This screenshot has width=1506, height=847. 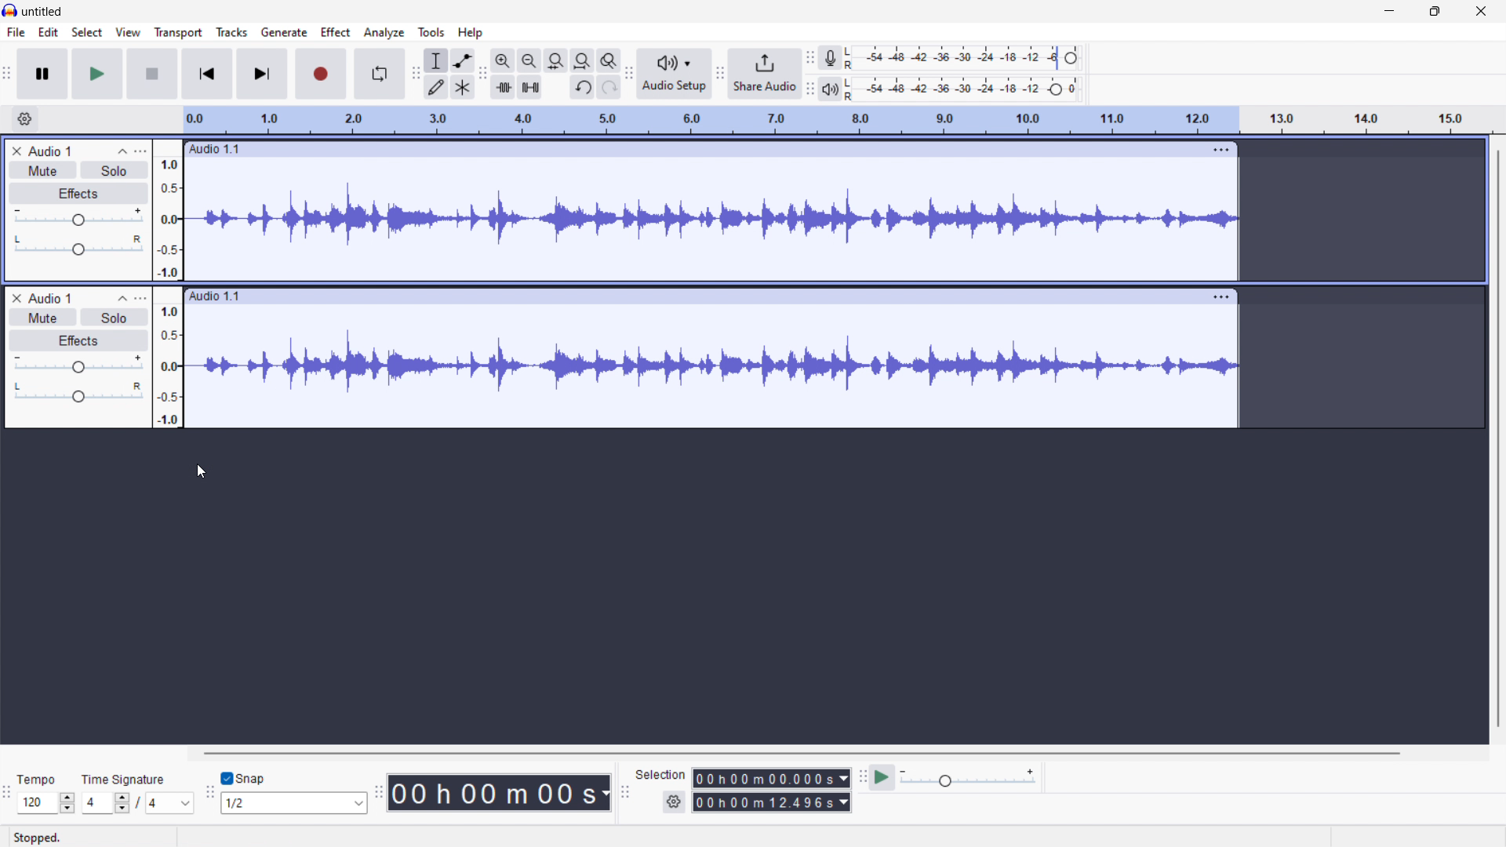 What do you see at coordinates (144, 151) in the screenshot?
I see `track control panel menu` at bounding box center [144, 151].